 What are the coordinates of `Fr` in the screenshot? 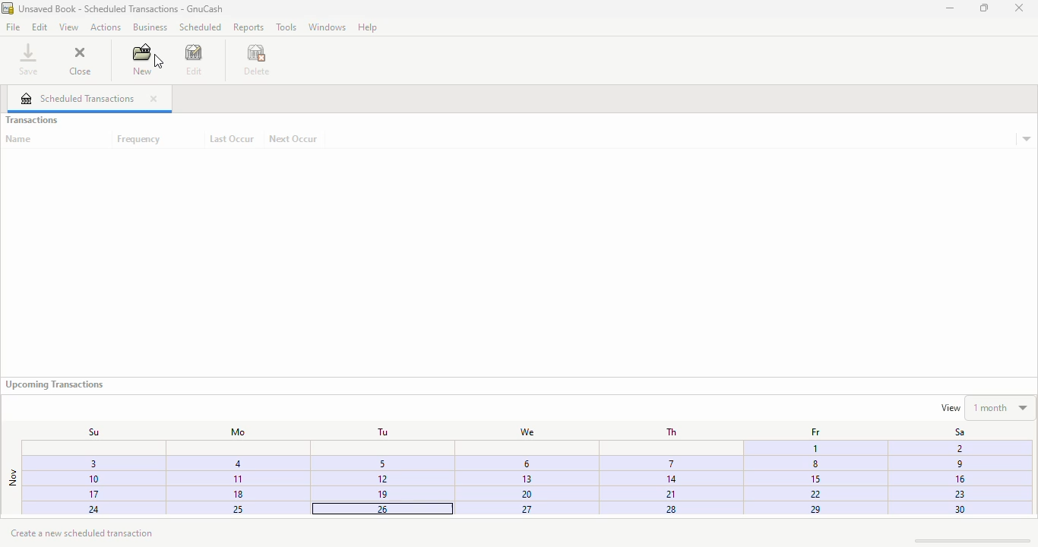 It's located at (812, 432).